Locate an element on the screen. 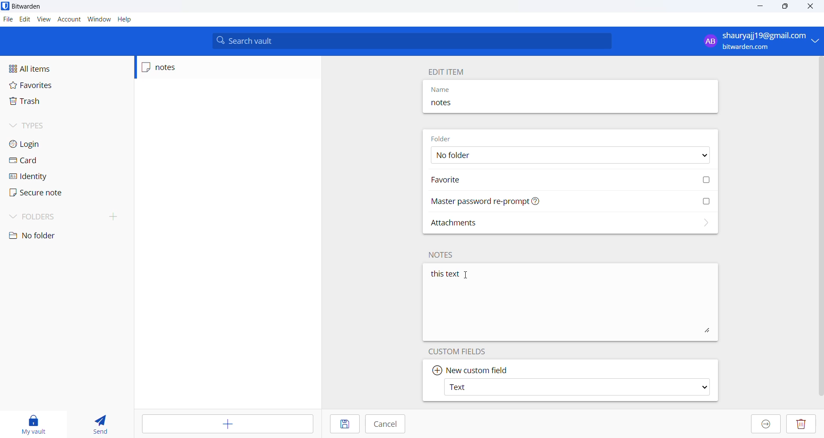  edit item is located at coordinates (452, 71).